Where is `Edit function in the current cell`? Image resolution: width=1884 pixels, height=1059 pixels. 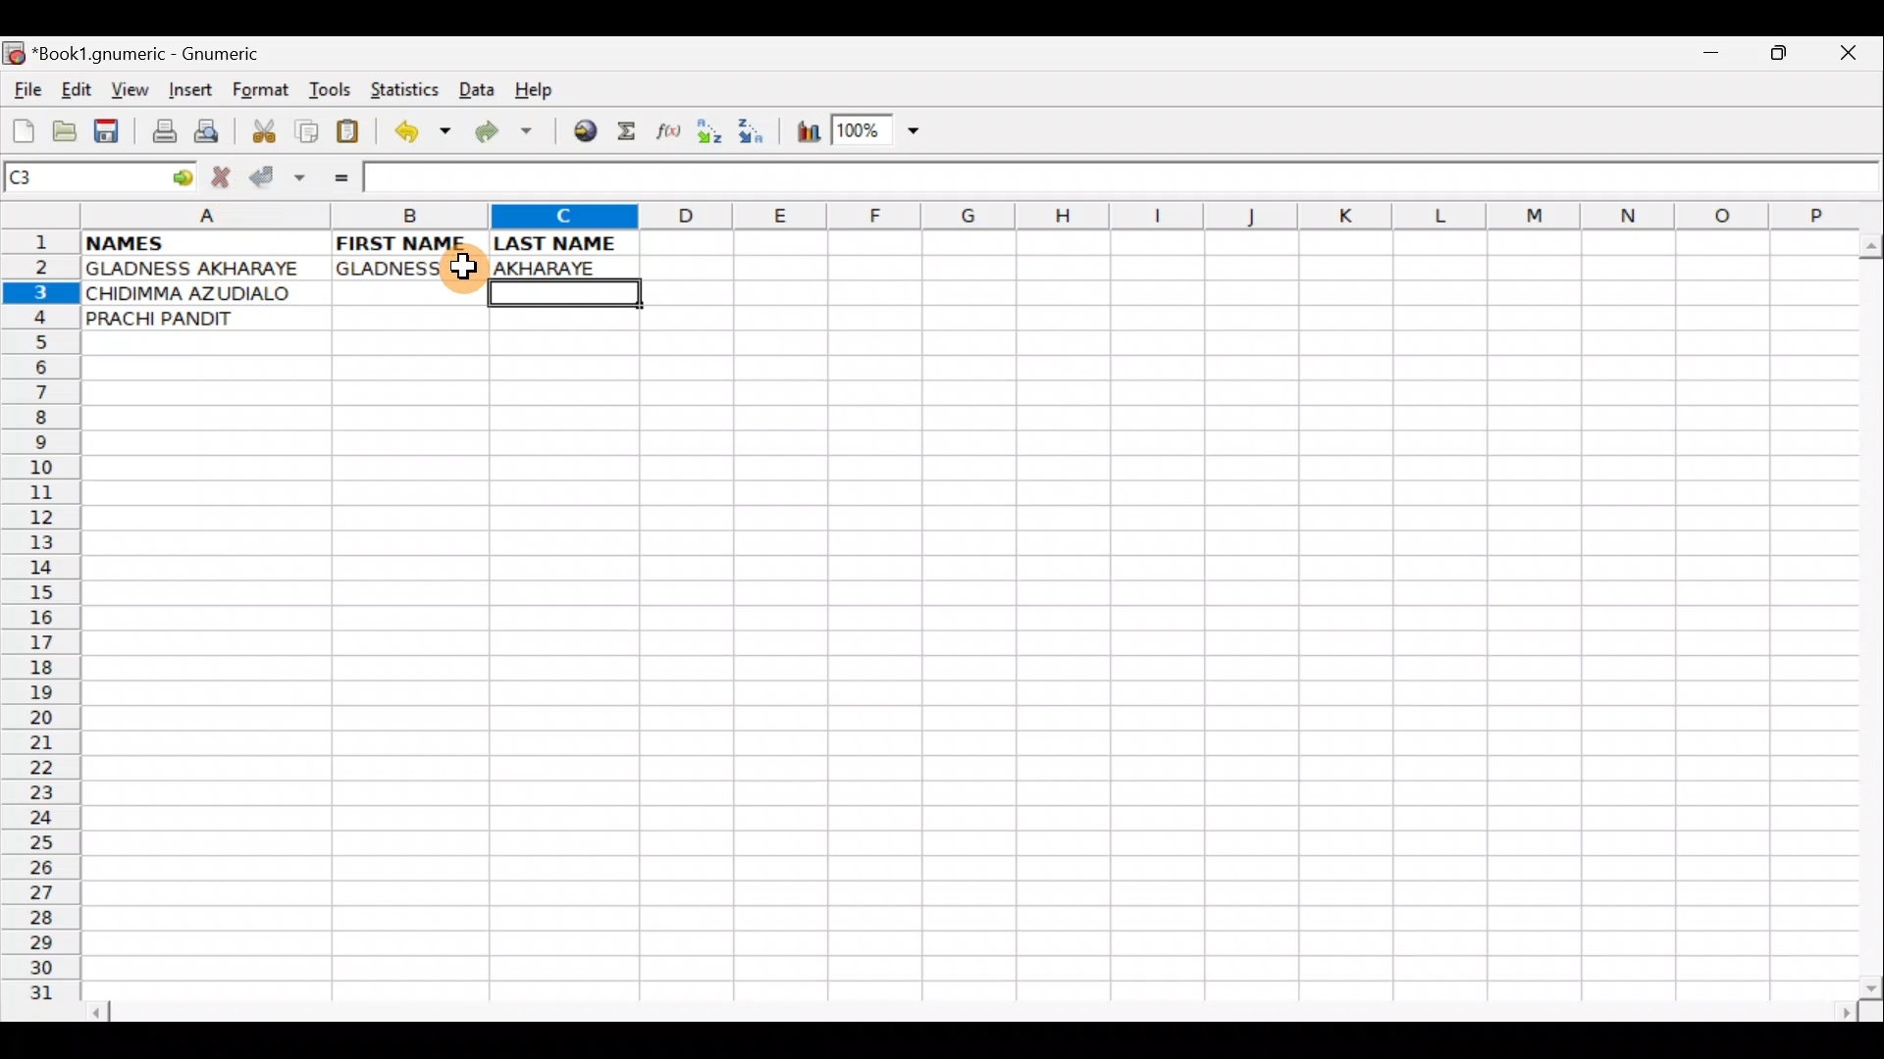 Edit function in the current cell is located at coordinates (672, 136).